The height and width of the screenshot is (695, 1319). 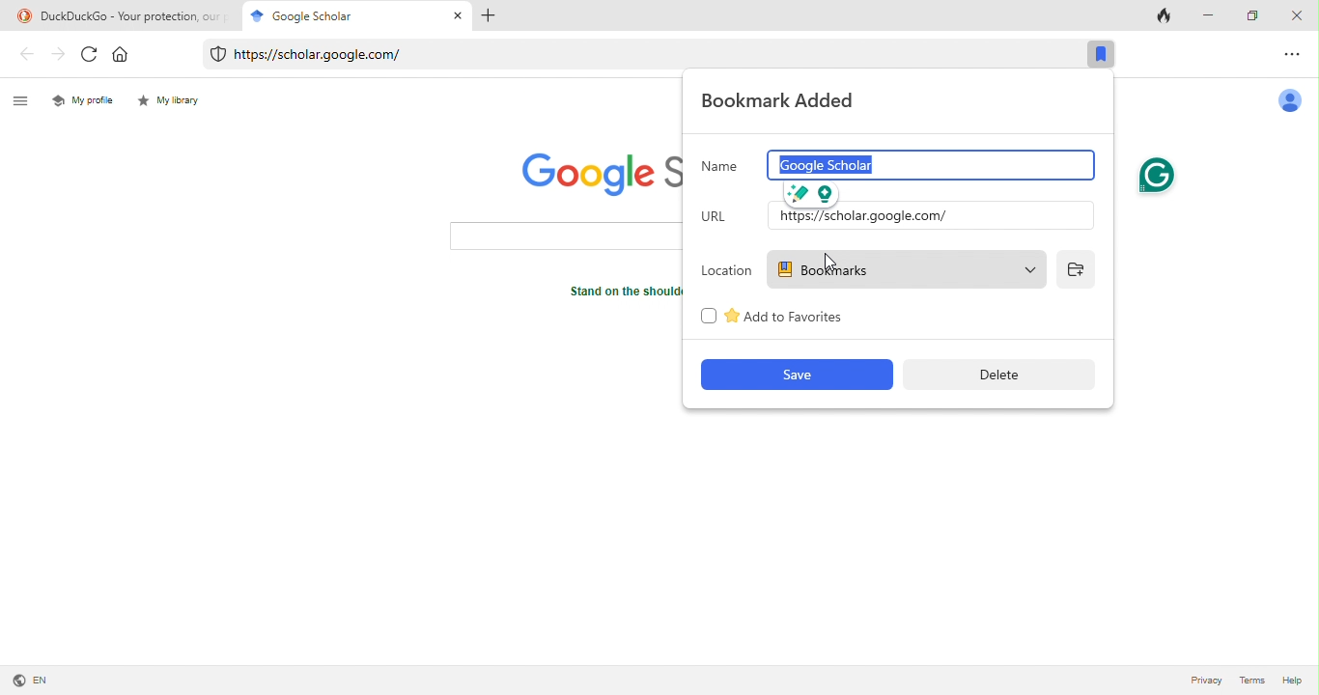 I want to click on back, so click(x=23, y=54).